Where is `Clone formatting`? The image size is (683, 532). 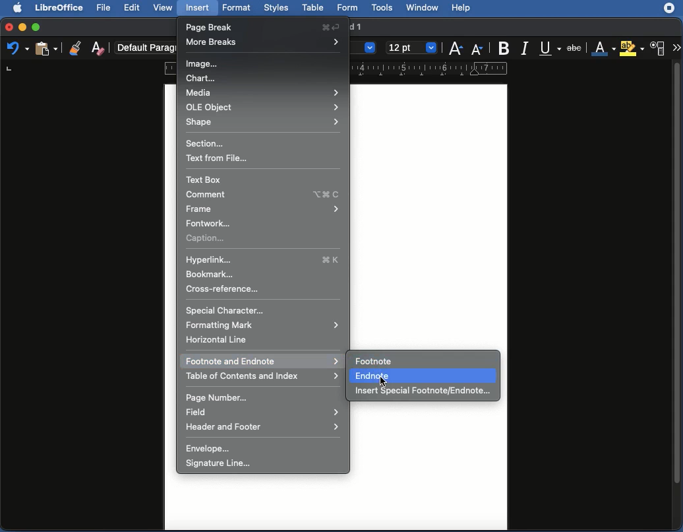
Clone formatting is located at coordinates (76, 46).